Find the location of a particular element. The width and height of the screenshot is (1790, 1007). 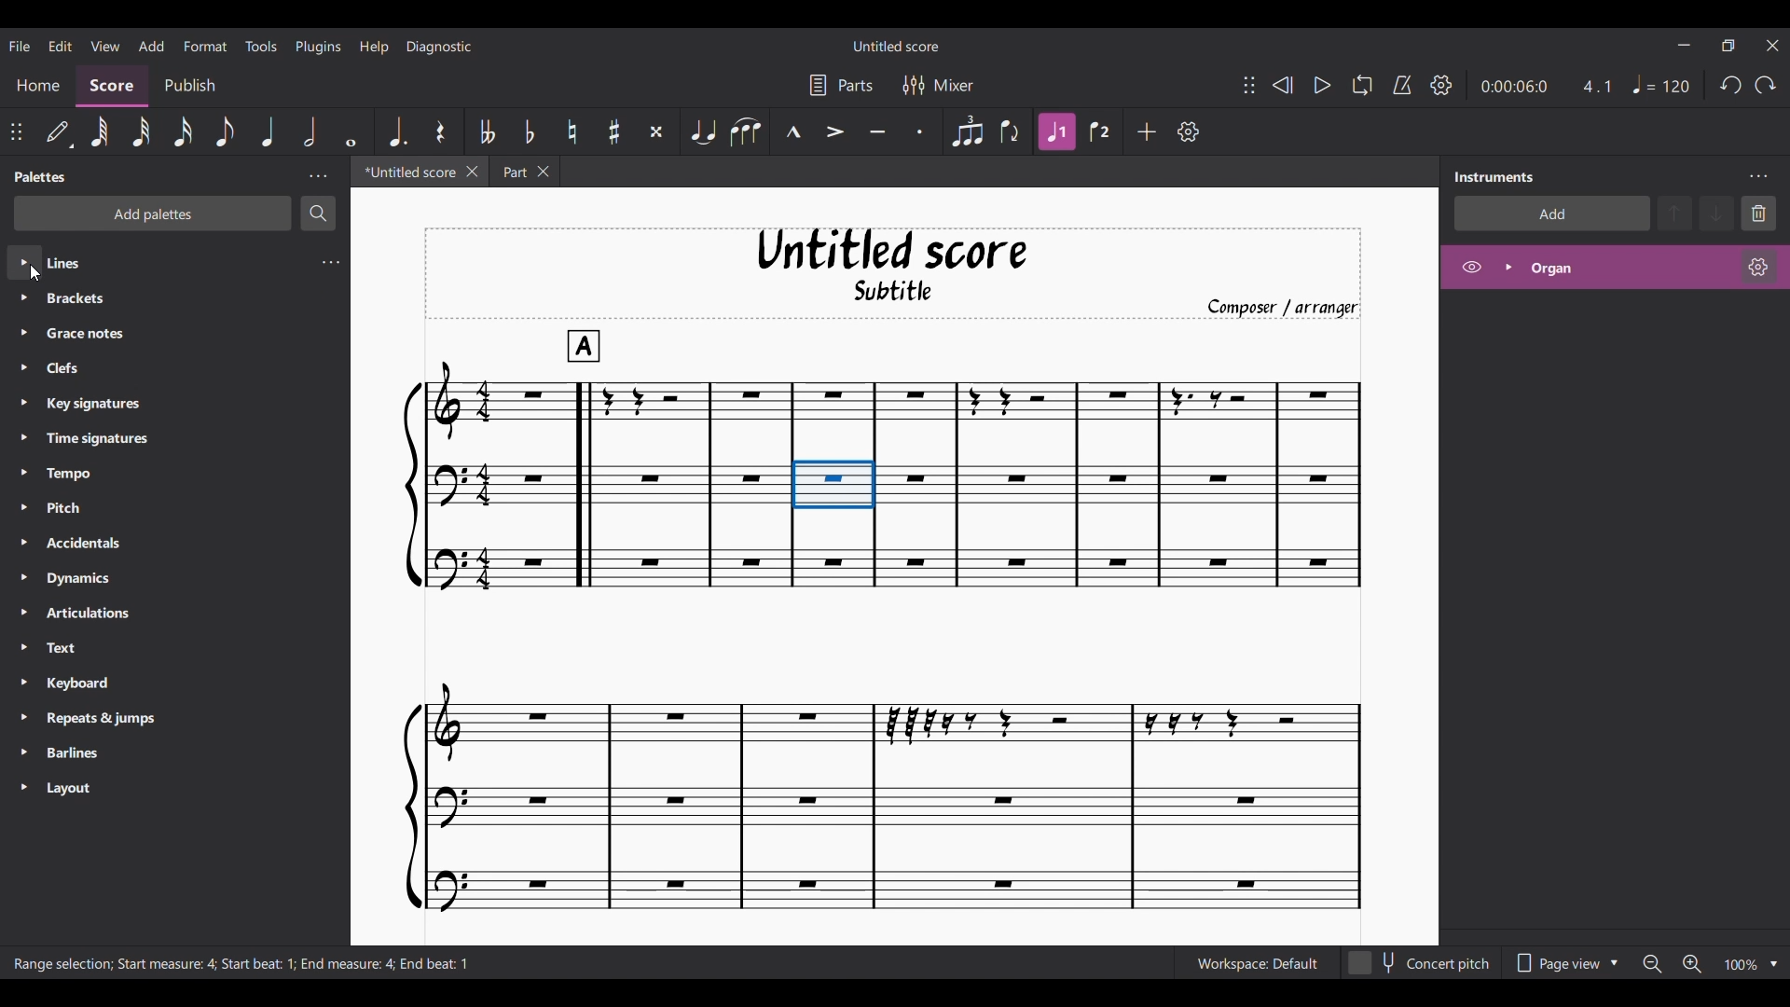

Add menu is located at coordinates (151, 45).